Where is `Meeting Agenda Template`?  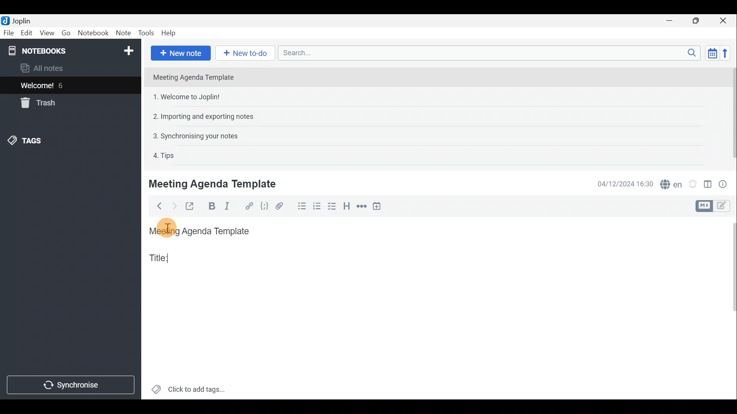 Meeting Agenda Template is located at coordinates (202, 232).